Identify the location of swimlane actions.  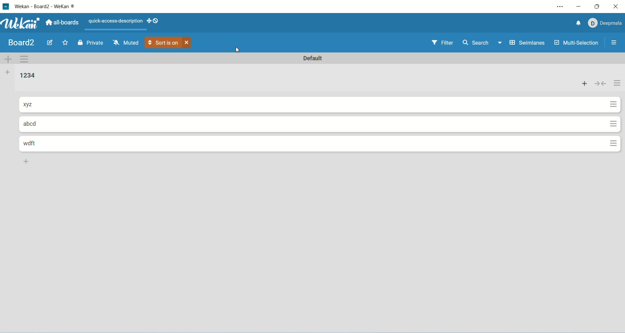
(25, 60).